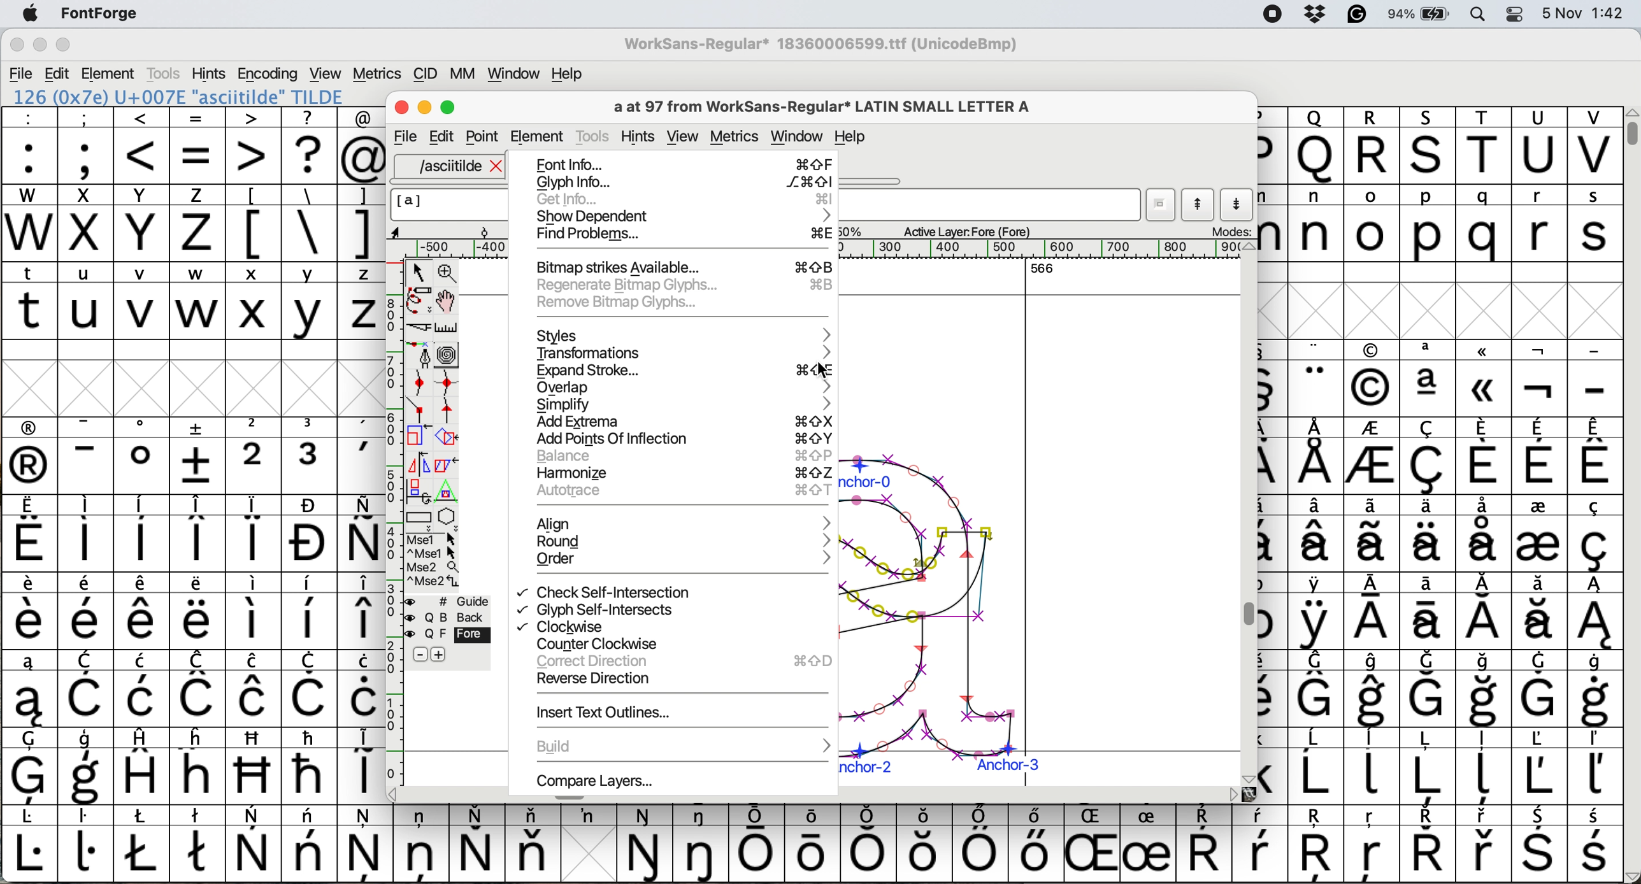  What do you see at coordinates (419, 517) in the screenshot?
I see `Rectangle or box` at bounding box center [419, 517].